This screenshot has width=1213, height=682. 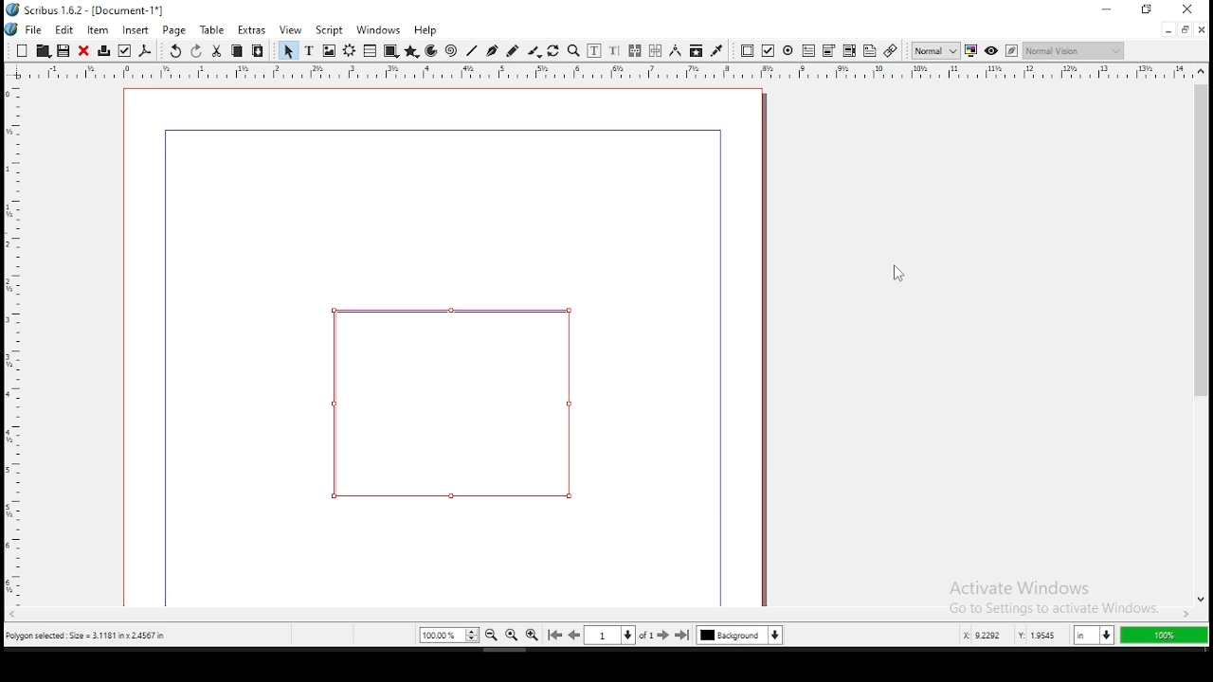 What do you see at coordinates (696, 51) in the screenshot?
I see `copy item properties` at bounding box center [696, 51].